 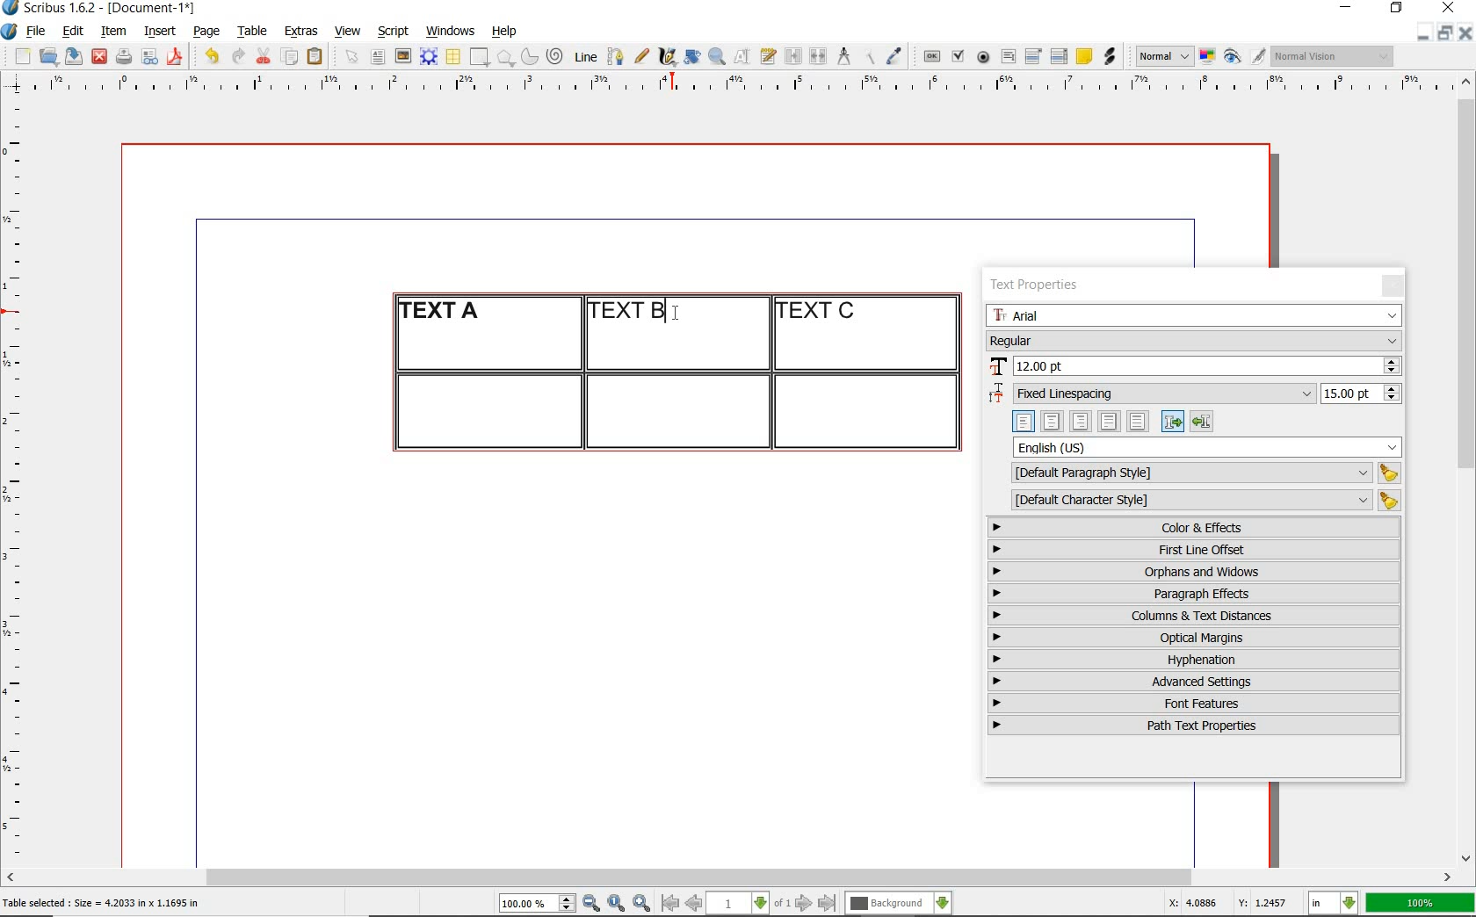 I want to click on text language, so click(x=1208, y=447).